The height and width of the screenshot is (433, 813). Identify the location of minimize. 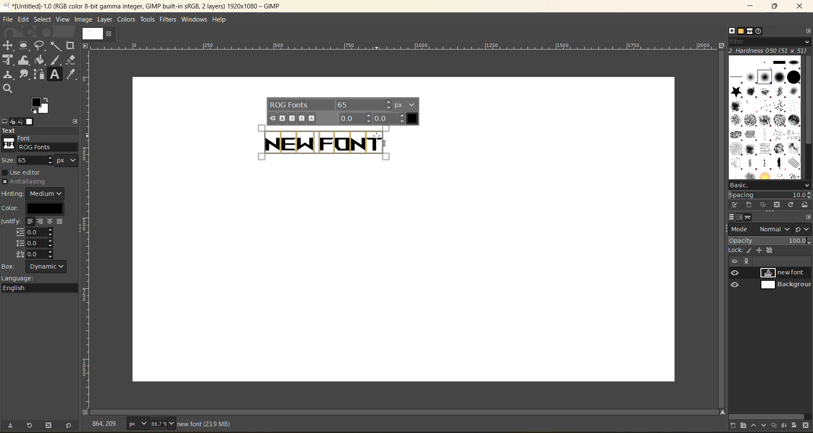
(751, 6).